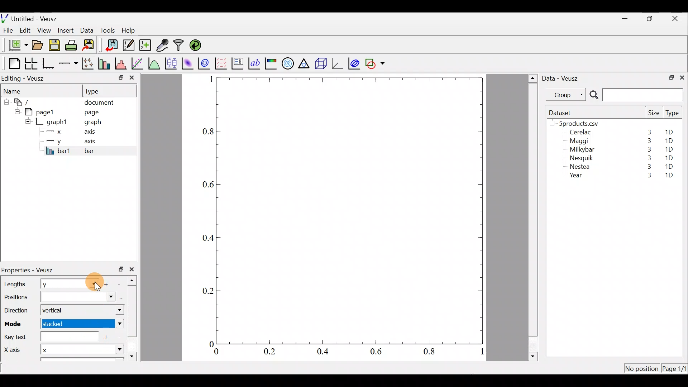 The image size is (688, 387). I want to click on Year, so click(578, 177).